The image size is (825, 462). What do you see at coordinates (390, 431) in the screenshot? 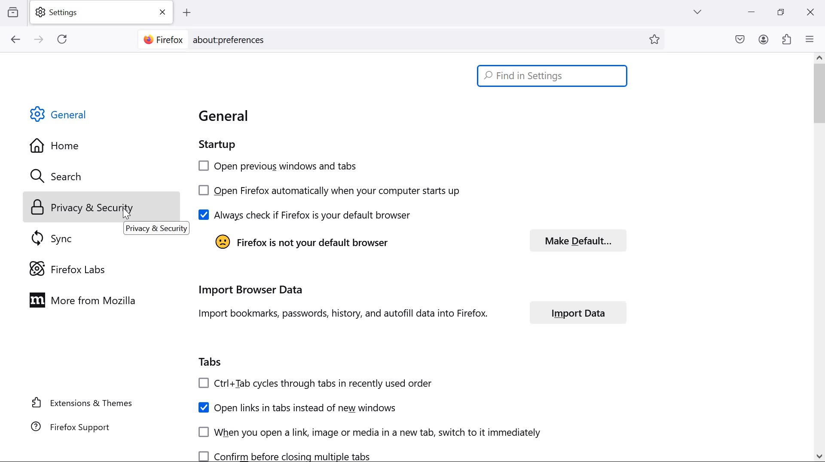
I see `When you open a link, image or media in a new tab, switch to it immediately` at bounding box center [390, 431].